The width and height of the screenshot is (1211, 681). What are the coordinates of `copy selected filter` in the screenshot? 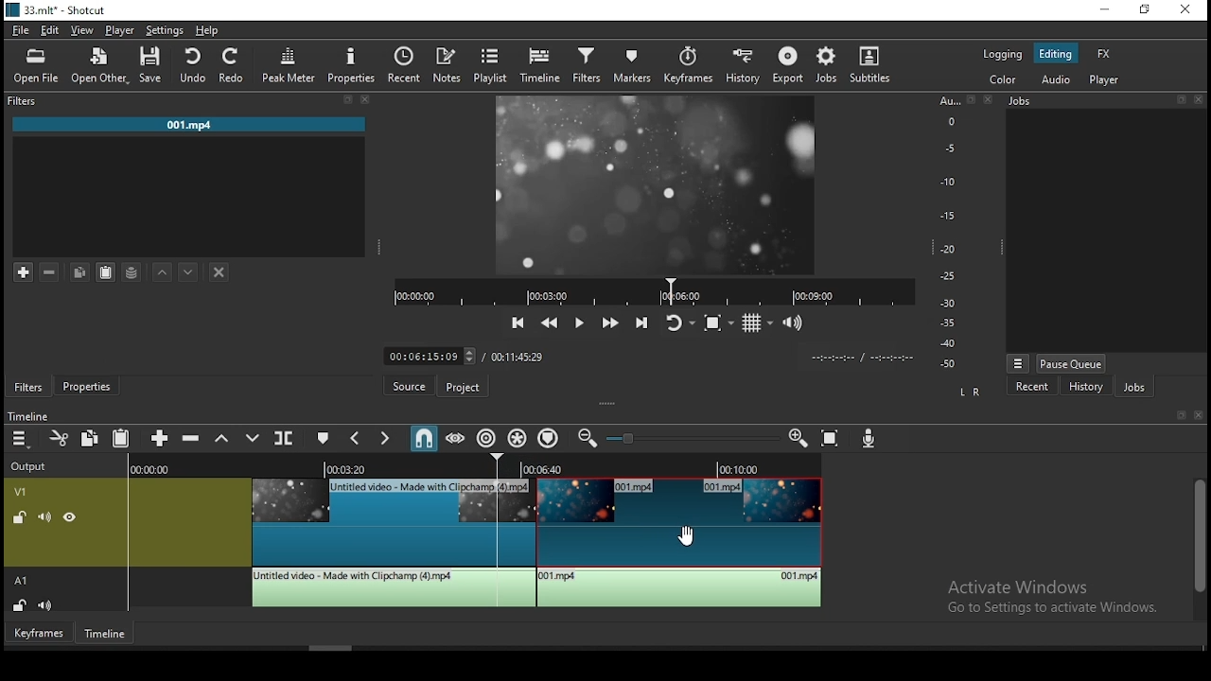 It's located at (80, 271).